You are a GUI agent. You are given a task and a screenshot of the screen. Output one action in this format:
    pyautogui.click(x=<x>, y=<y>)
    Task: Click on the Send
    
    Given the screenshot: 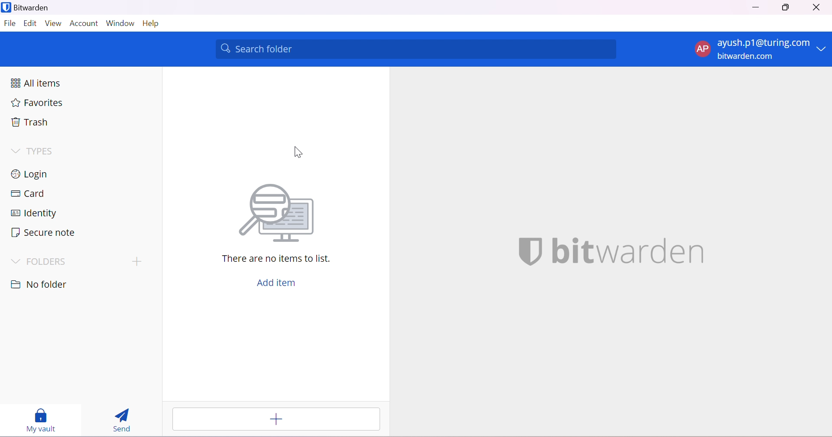 What is the action you would take?
    pyautogui.click(x=121, y=420)
    